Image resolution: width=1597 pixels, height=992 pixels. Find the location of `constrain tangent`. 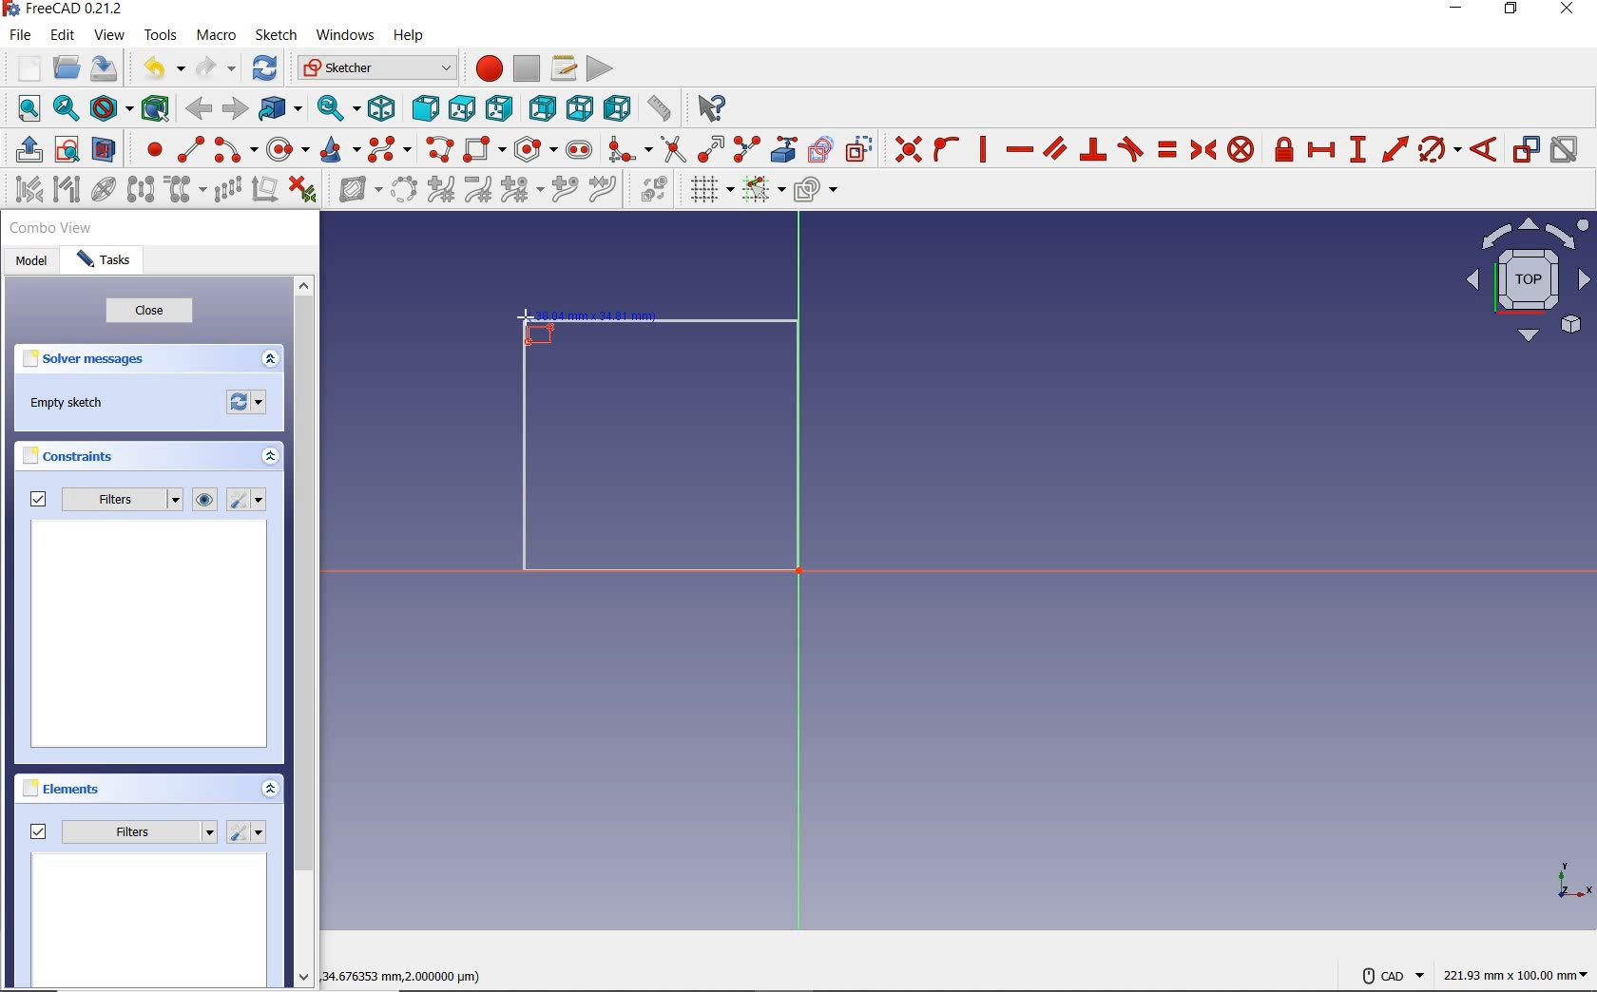

constrain tangent is located at coordinates (1131, 149).